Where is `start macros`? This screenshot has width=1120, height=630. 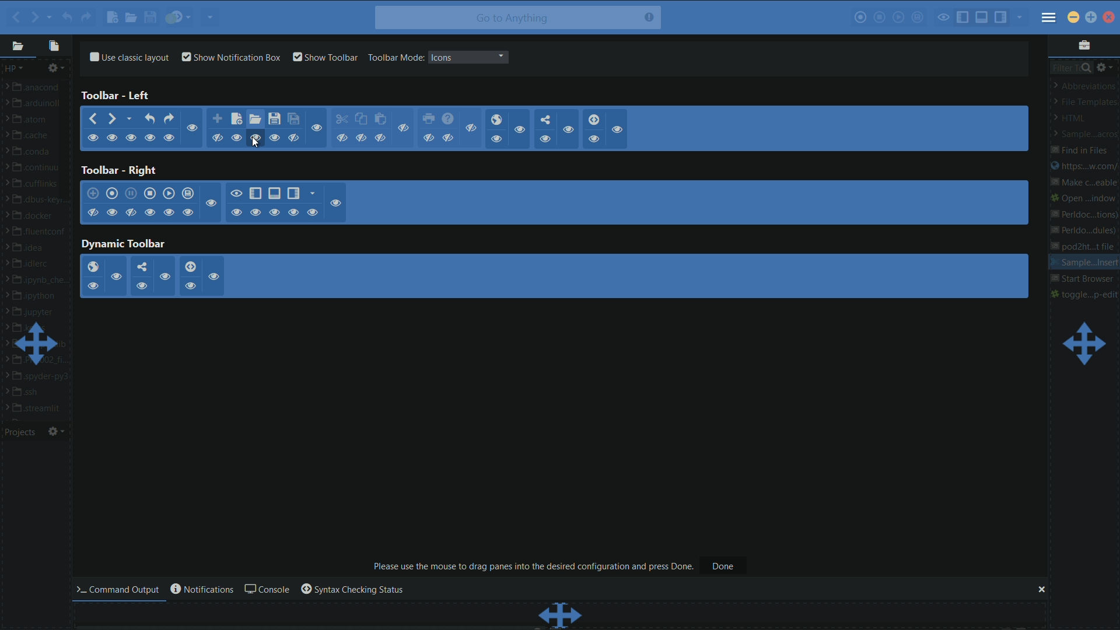
start macros is located at coordinates (860, 19).